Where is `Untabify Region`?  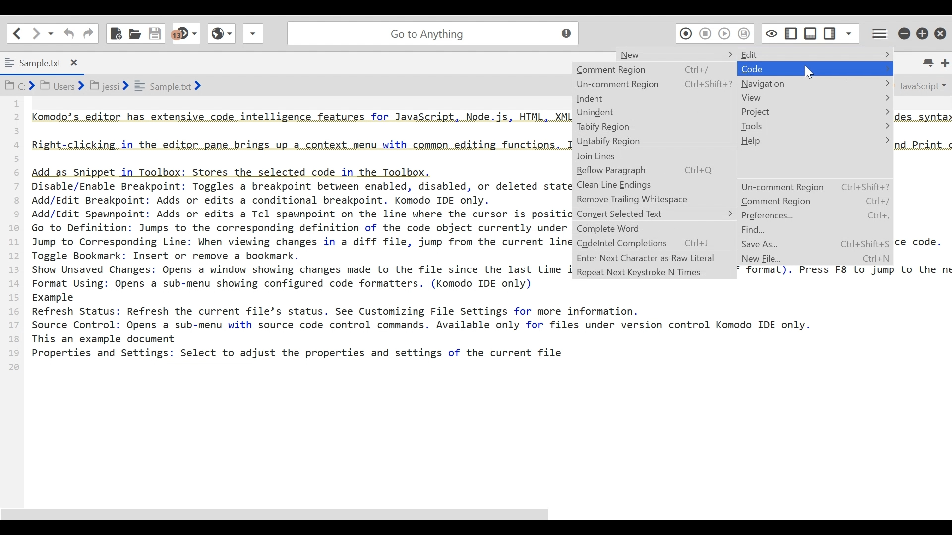 Untabify Region is located at coordinates (654, 142).